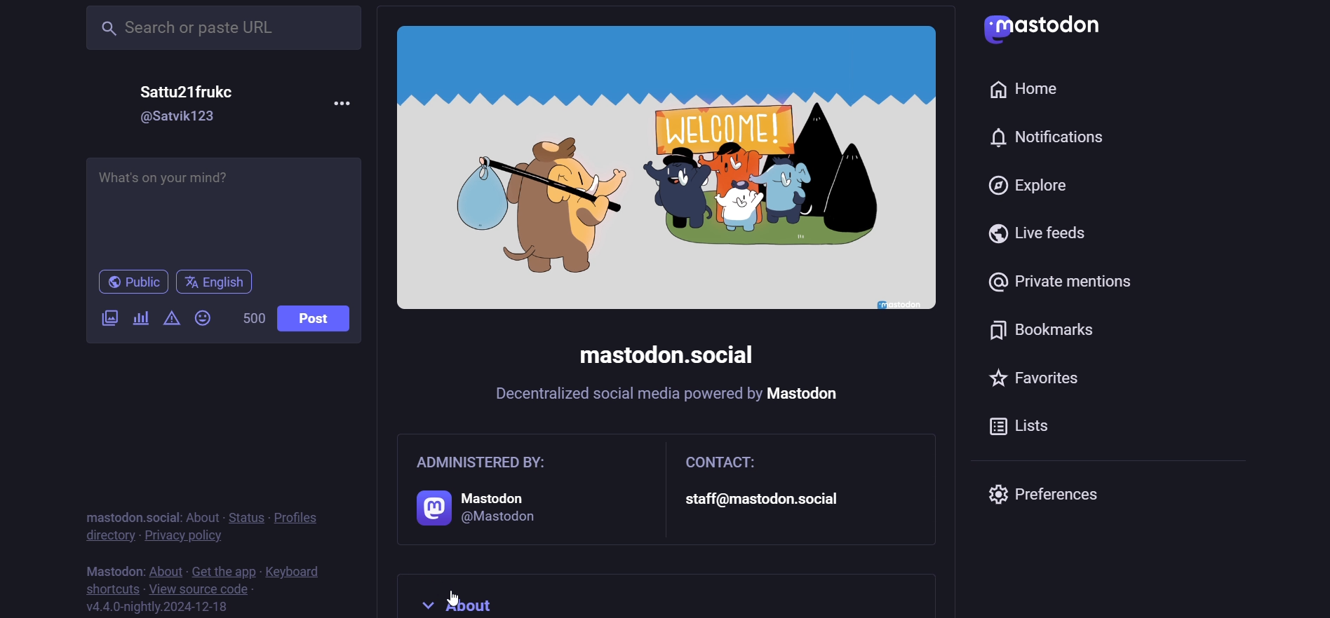 This screenshot has width=1330, height=618. Describe the element at coordinates (638, 601) in the screenshot. I see `about` at that location.